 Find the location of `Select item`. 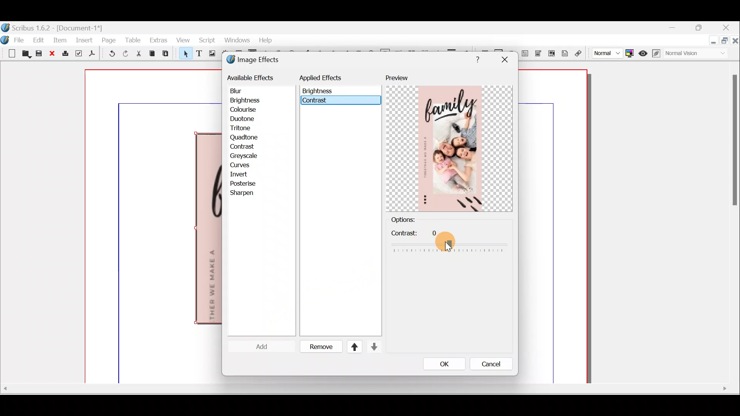

Select item is located at coordinates (184, 55).